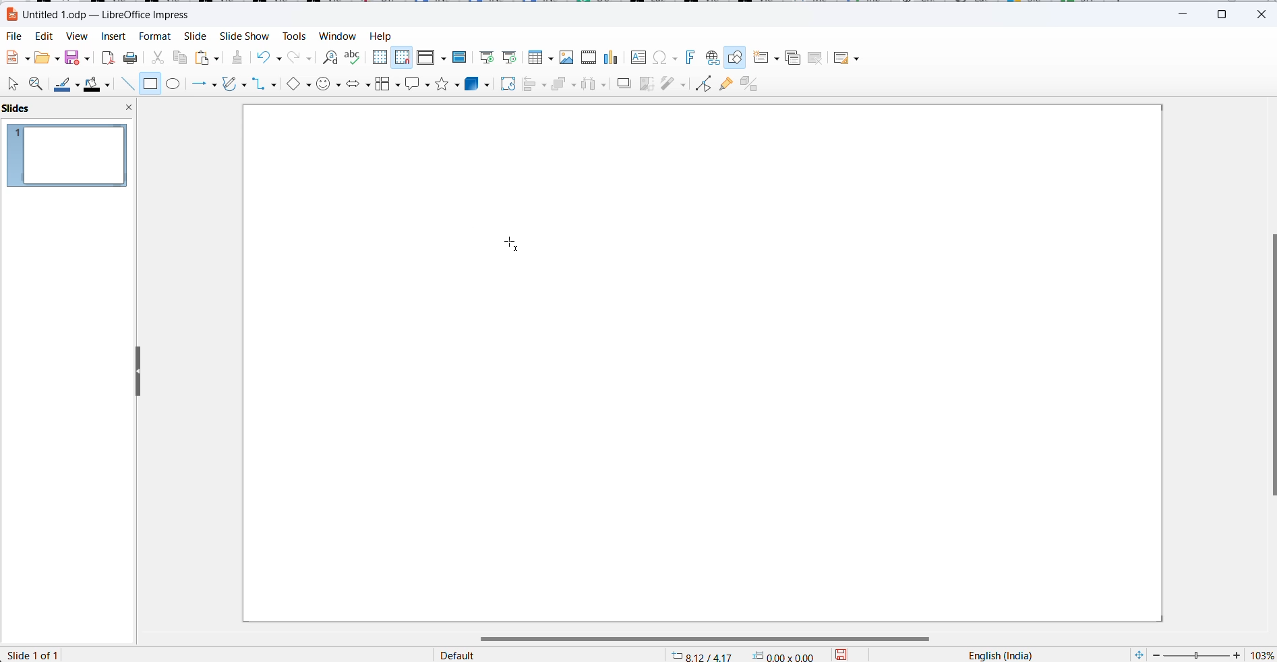 The width and height of the screenshot is (1277, 662). I want to click on scroll bar, so click(1269, 365).